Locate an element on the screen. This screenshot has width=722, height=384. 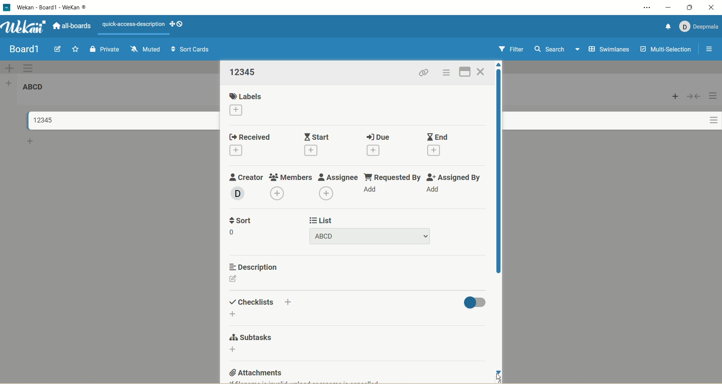
requested by is located at coordinates (391, 176).